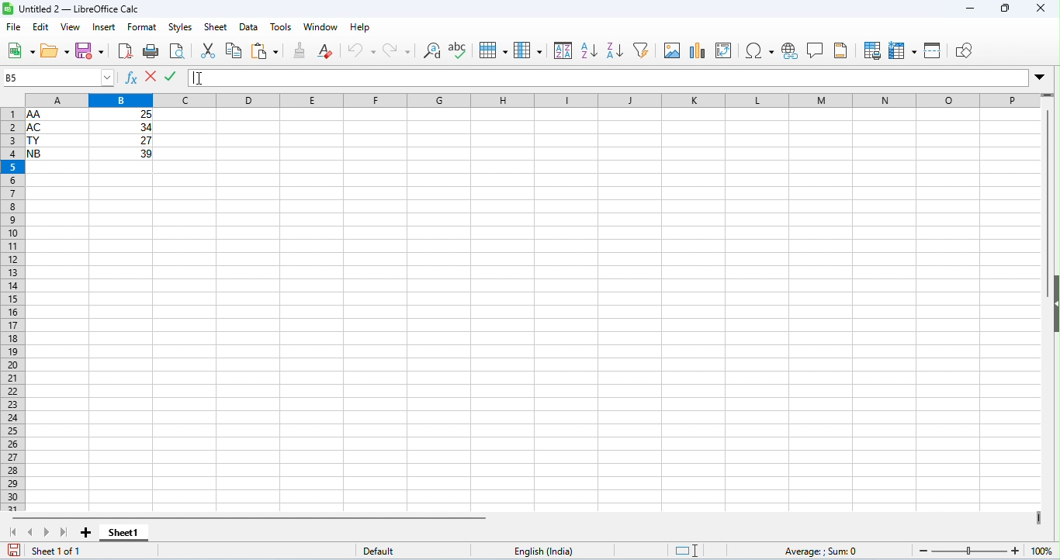  I want to click on horizontal scroll bar, so click(250, 517).